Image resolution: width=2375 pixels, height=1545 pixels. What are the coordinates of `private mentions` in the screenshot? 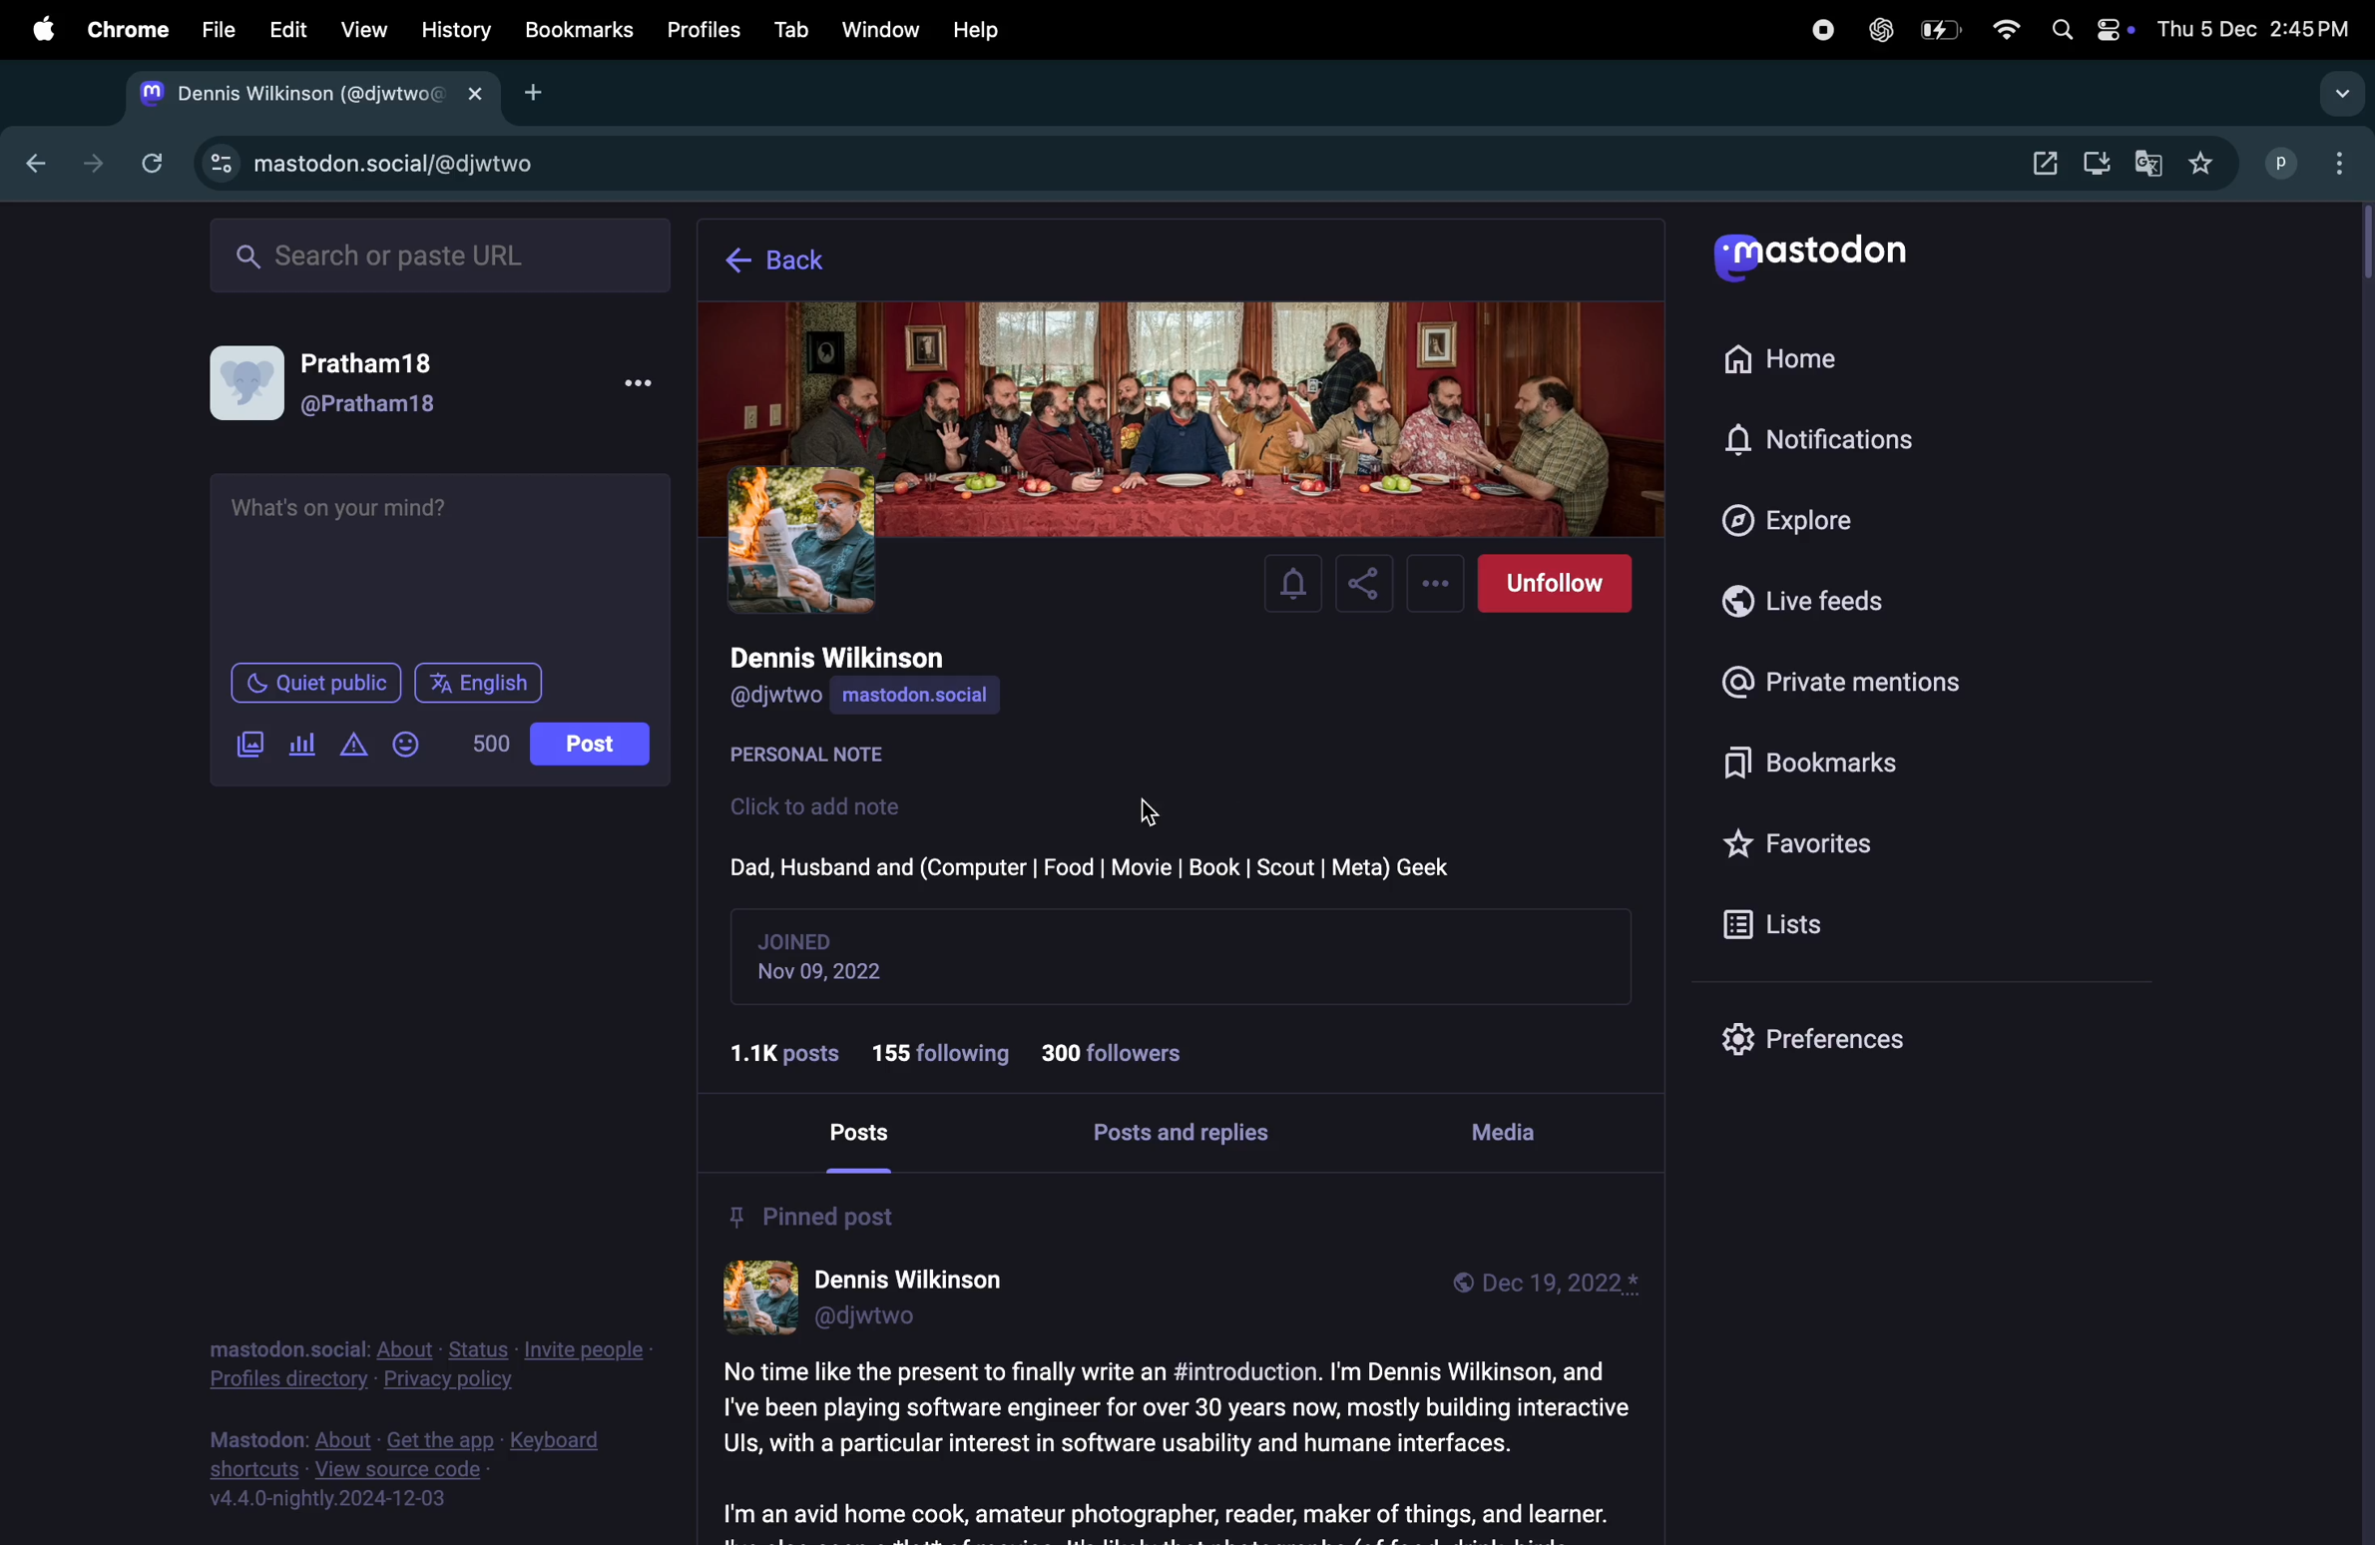 It's located at (1850, 686).